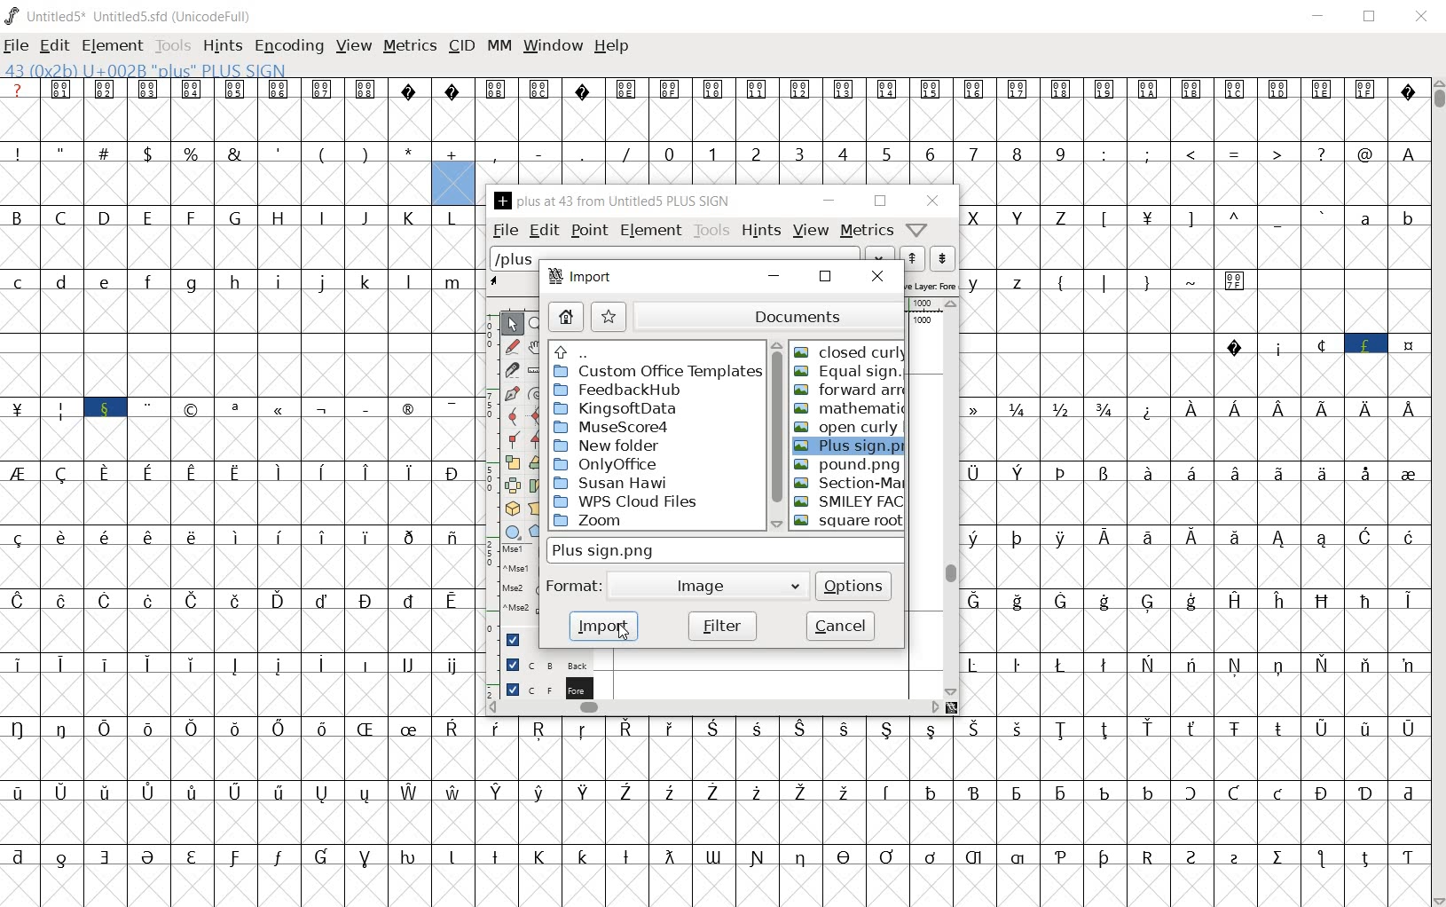 The height and width of the screenshot is (907, 1446). Describe the element at coordinates (1300, 430) in the screenshot. I see `Latin extended characters` at that location.